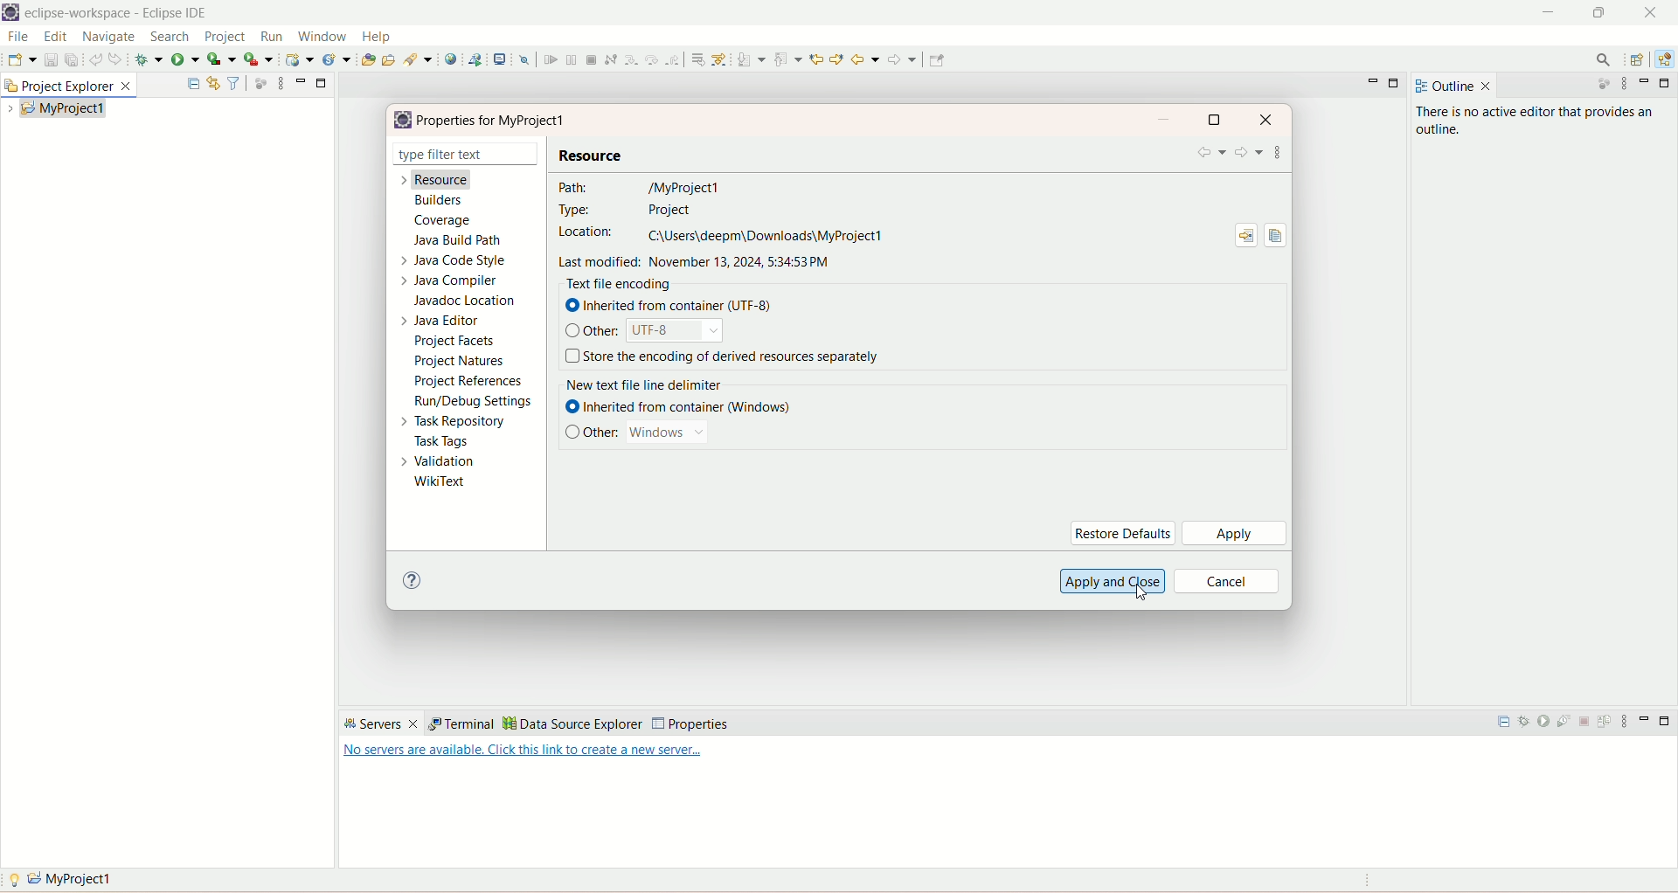 The image size is (1678, 893). I want to click on view menu, so click(1628, 722).